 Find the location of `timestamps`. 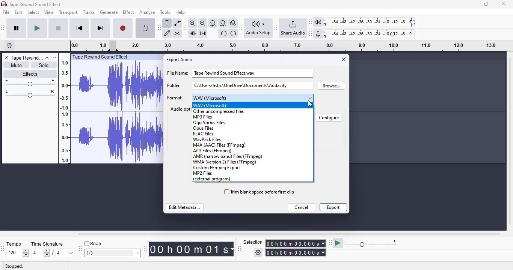

timestamps is located at coordinates (64, 111).